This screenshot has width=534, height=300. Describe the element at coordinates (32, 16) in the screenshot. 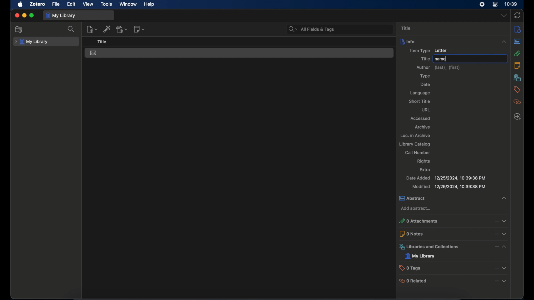

I see `maximize` at that location.